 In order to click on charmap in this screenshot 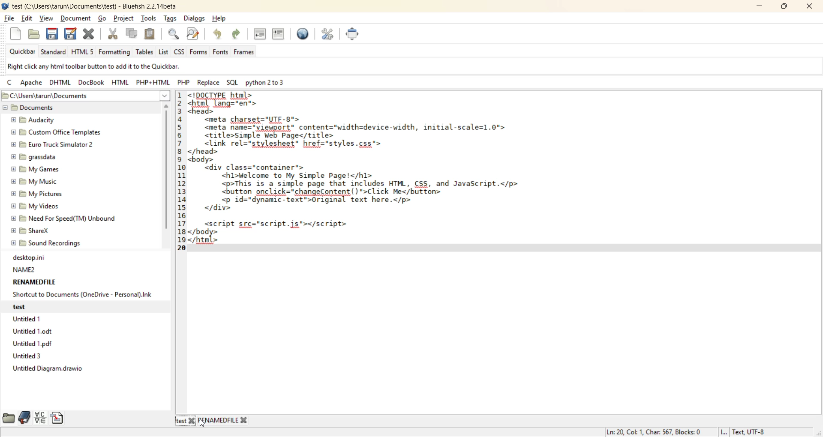, I will do `click(40, 417)`.